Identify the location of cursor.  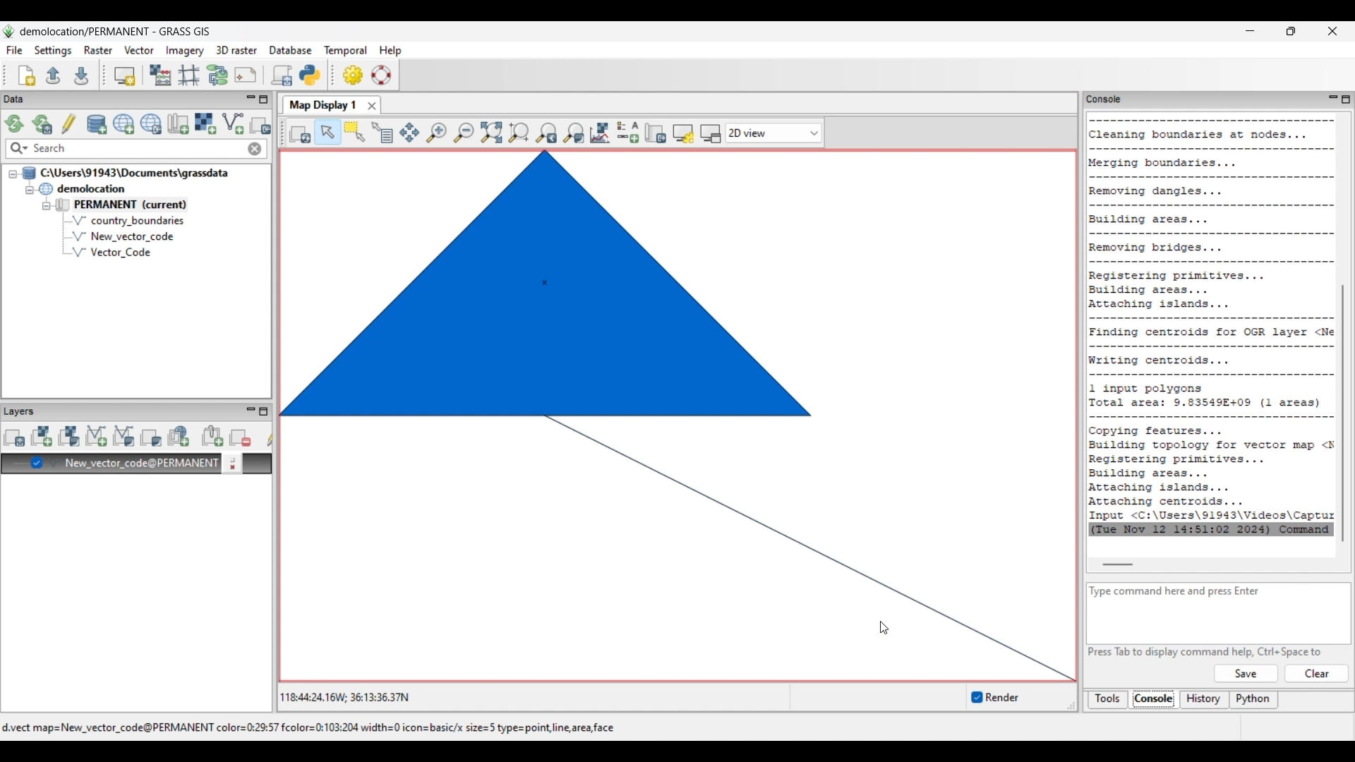
(884, 627).